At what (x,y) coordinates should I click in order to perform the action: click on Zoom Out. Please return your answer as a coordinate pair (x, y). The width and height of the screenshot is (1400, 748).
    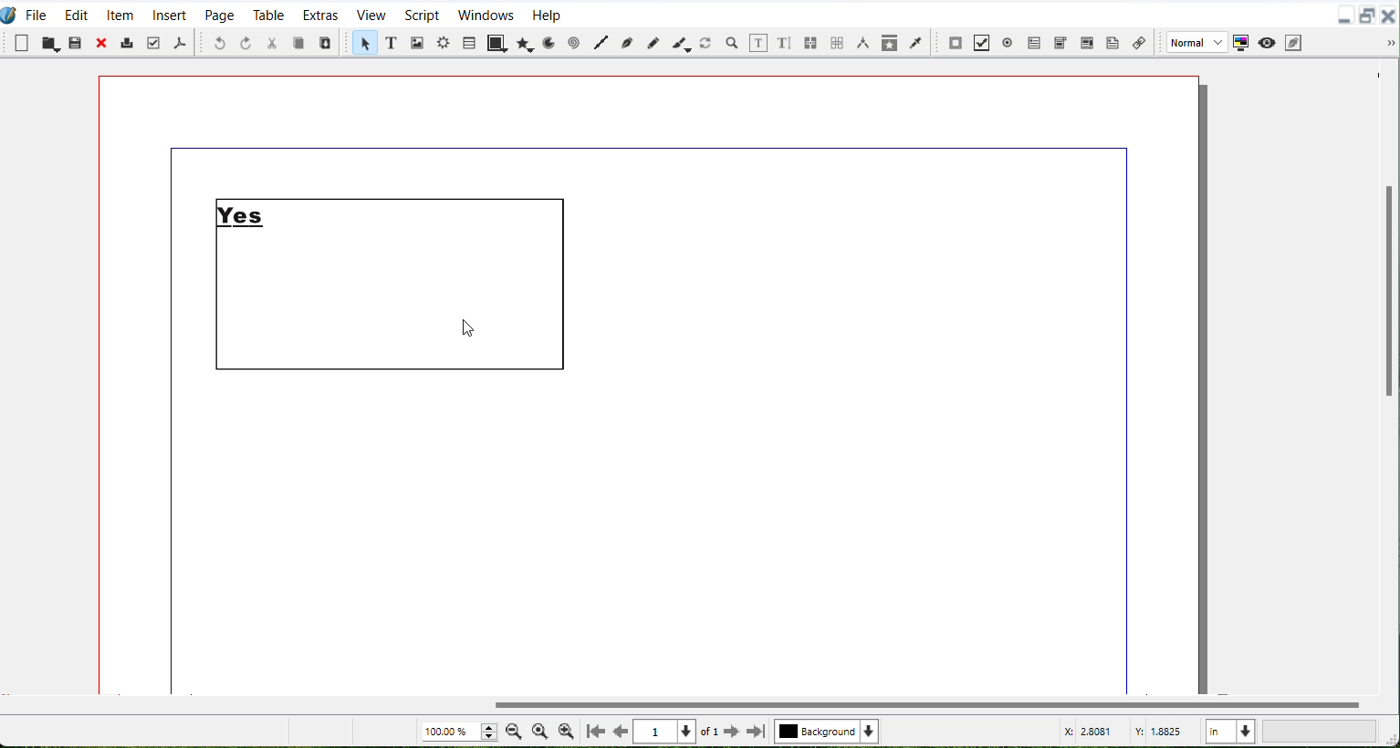
    Looking at the image, I should click on (514, 731).